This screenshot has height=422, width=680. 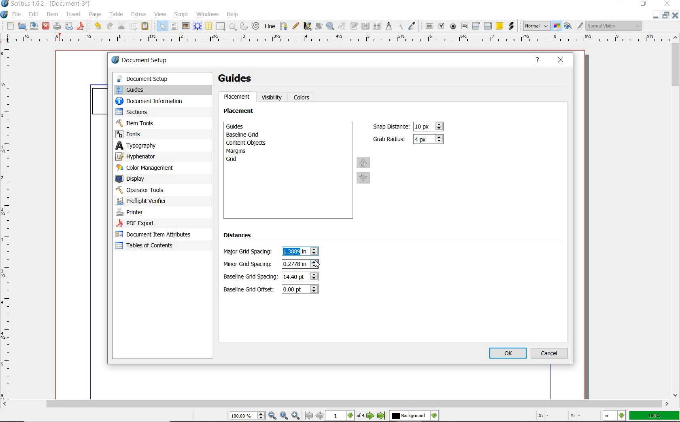 I want to click on grab radius, so click(x=430, y=139).